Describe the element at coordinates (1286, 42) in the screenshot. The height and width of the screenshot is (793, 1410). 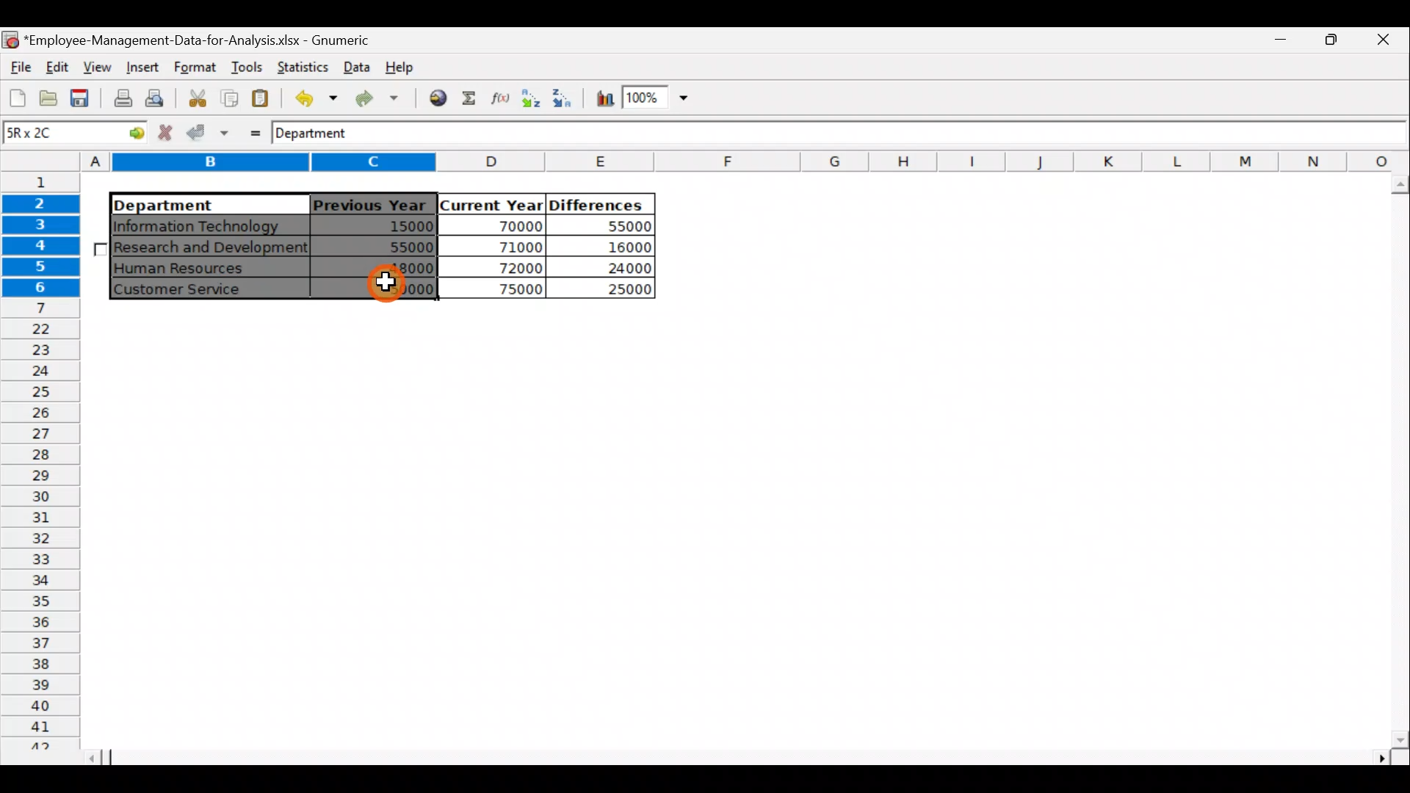
I see `Maximize` at that location.